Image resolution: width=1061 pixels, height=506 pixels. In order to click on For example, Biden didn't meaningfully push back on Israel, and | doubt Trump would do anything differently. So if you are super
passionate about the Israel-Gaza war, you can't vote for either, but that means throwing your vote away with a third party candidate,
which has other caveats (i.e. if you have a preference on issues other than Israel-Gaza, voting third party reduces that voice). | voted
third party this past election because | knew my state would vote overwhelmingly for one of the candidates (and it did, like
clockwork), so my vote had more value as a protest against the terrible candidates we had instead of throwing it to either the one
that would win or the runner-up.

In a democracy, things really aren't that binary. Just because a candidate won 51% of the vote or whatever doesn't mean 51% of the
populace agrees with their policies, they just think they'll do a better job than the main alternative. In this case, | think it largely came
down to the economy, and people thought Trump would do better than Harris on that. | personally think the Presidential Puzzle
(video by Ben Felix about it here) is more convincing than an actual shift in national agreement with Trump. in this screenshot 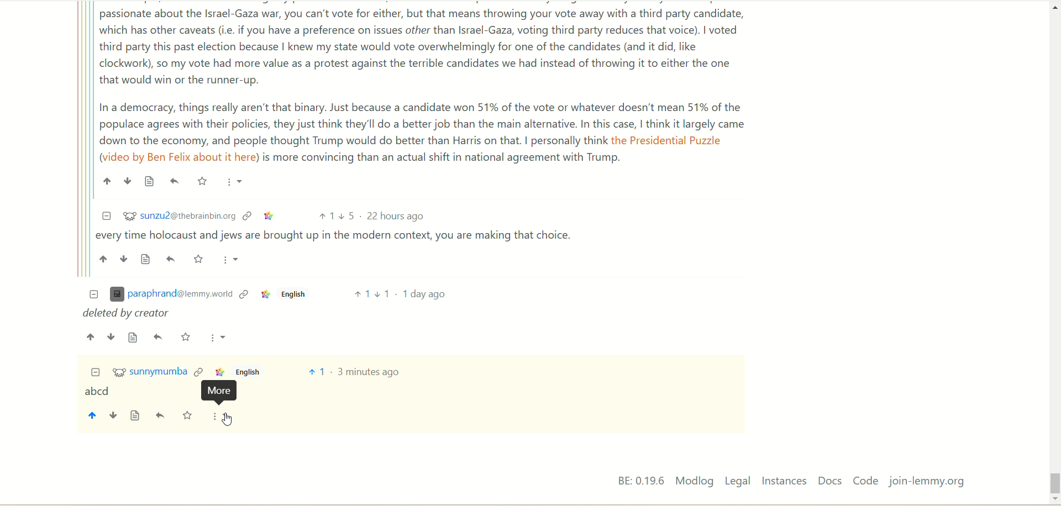, I will do `click(425, 85)`.